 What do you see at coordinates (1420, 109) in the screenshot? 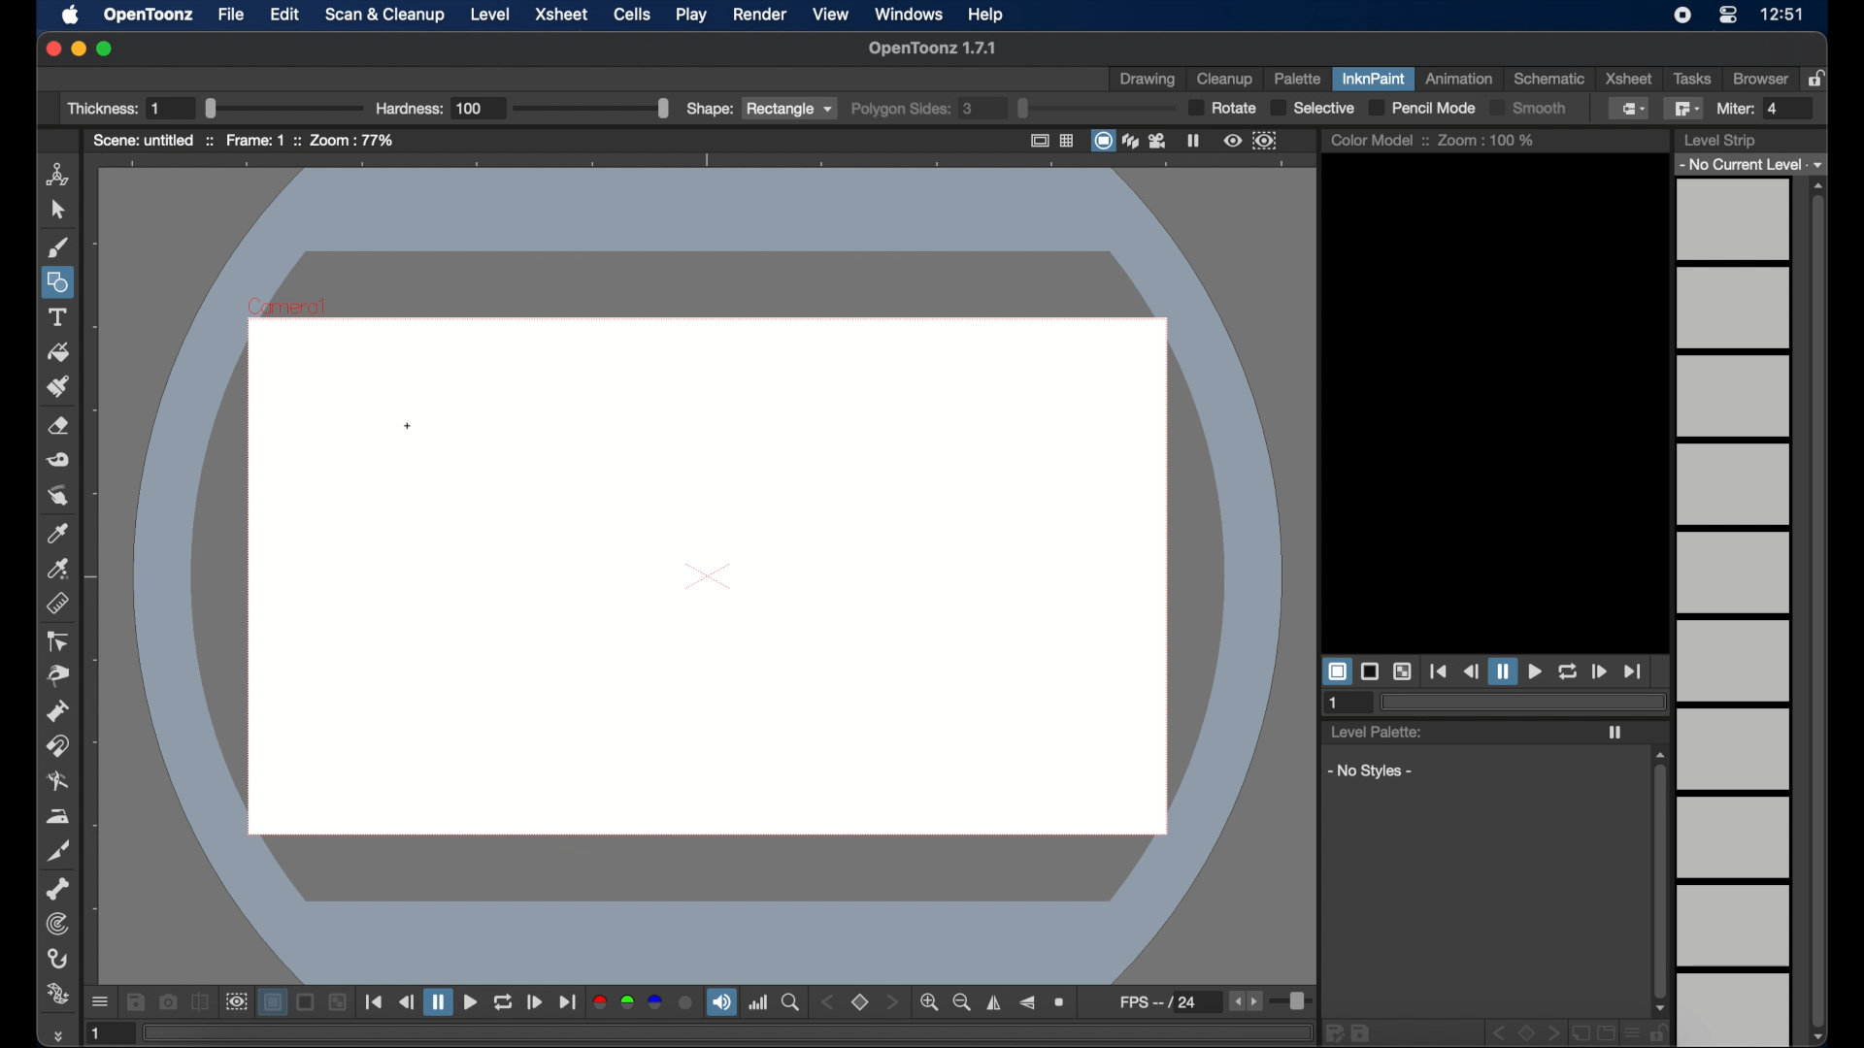
I see `pencil mode` at bounding box center [1420, 109].